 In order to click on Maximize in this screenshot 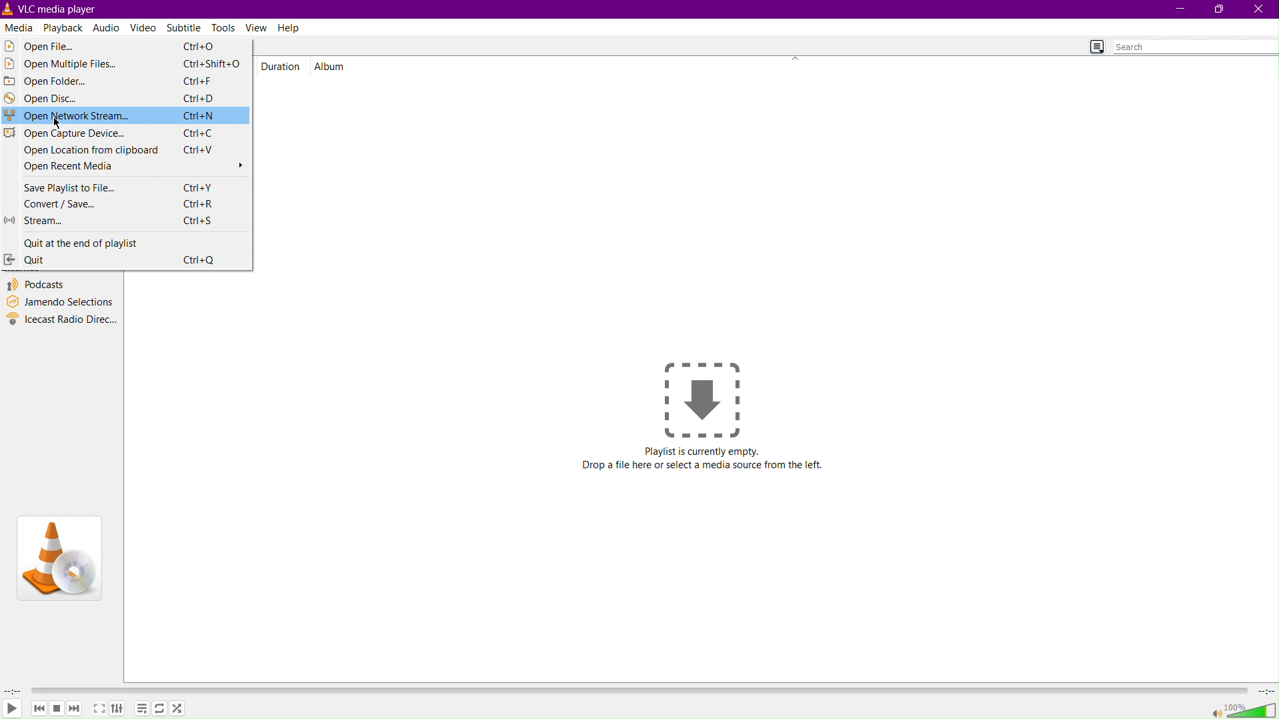, I will do `click(1218, 10)`.